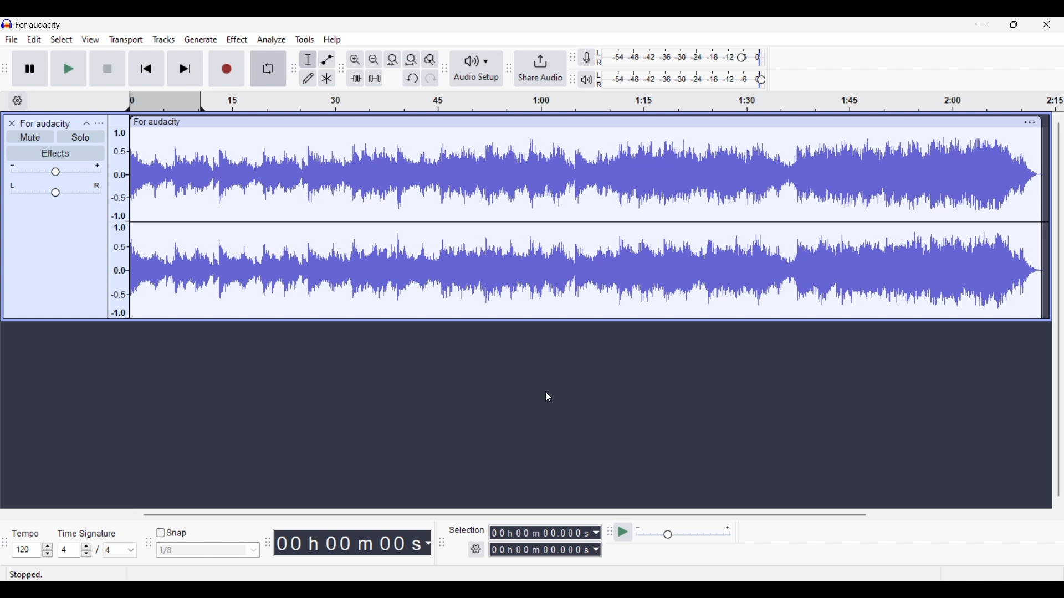  What do you see at coordinates (688, 80) in the screenshot?
I see `Playback level` at bounding box center [688, 80].